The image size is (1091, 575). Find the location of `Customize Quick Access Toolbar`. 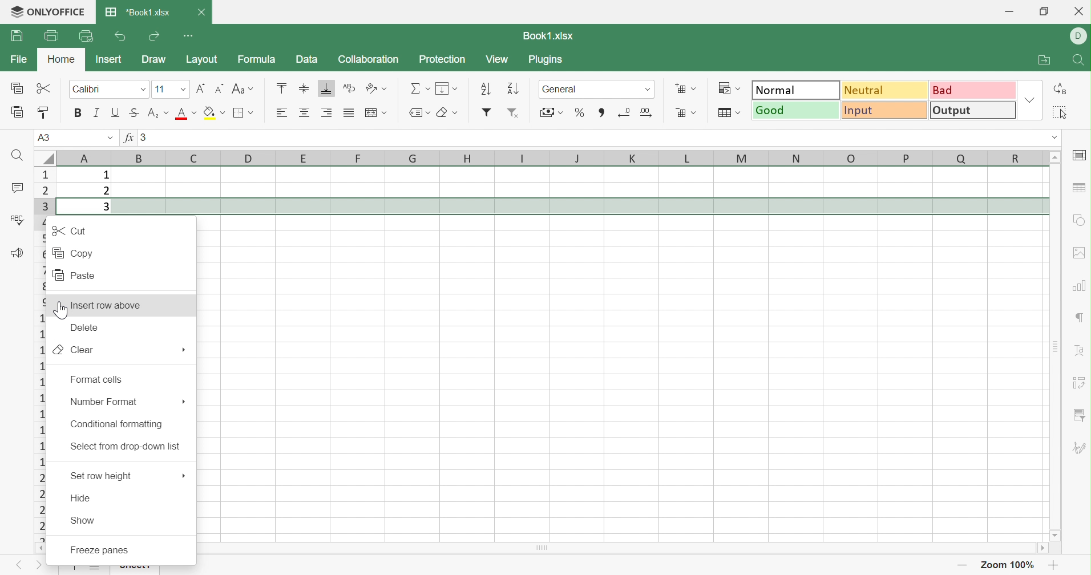

Customize Quick Access Toolbar is located at coordinates (189, 36).